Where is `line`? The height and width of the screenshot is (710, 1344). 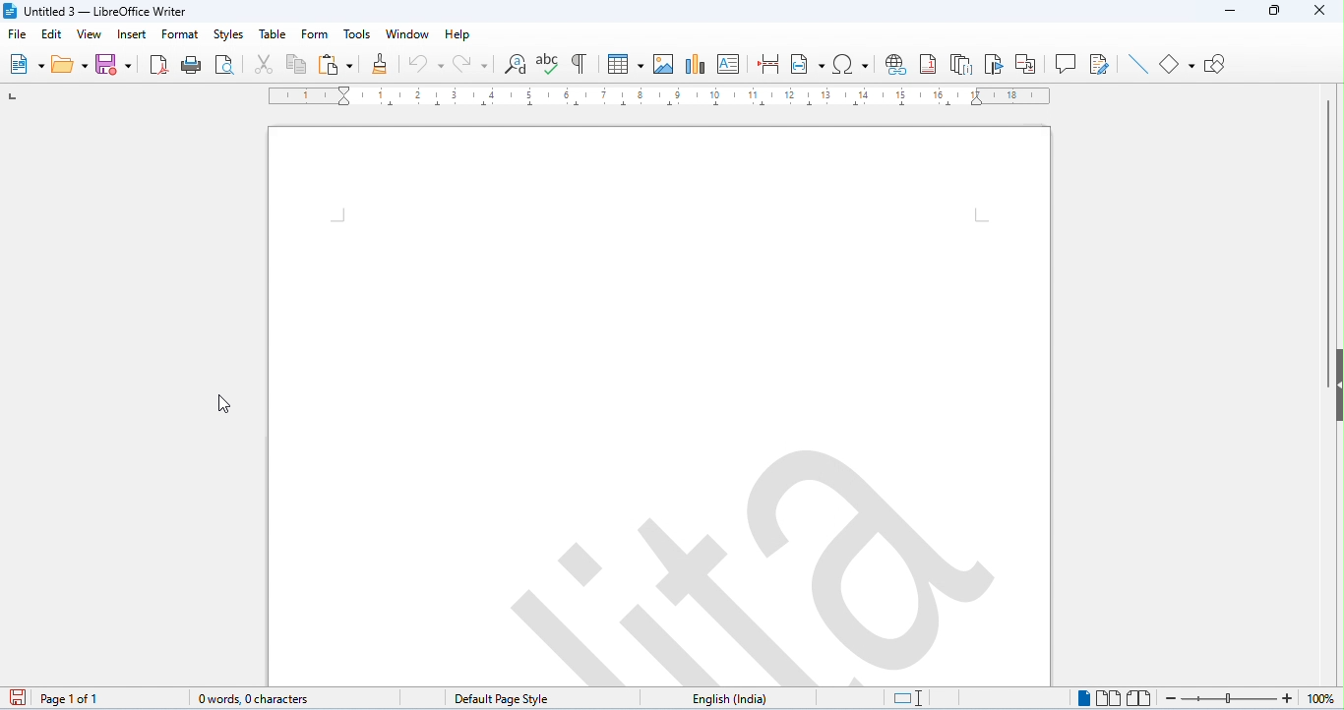
line is located at coordinates (1138, 64).